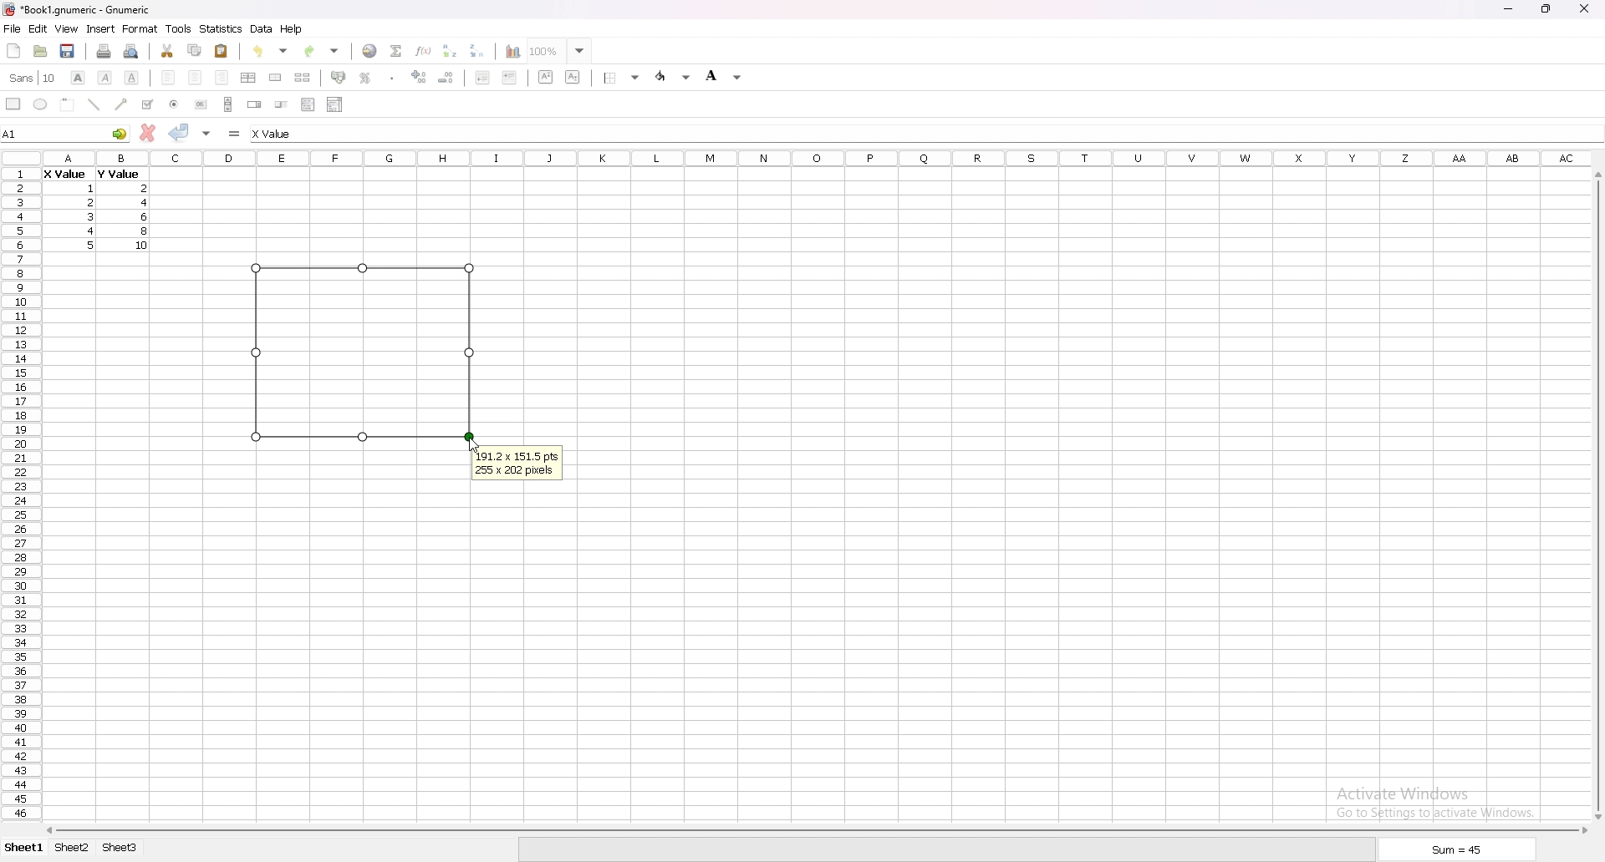 The height and width of the screenshot is (862, 1605). Describe the element at coordinates (77, 9) in the screenshot. I see `file name` at that location.